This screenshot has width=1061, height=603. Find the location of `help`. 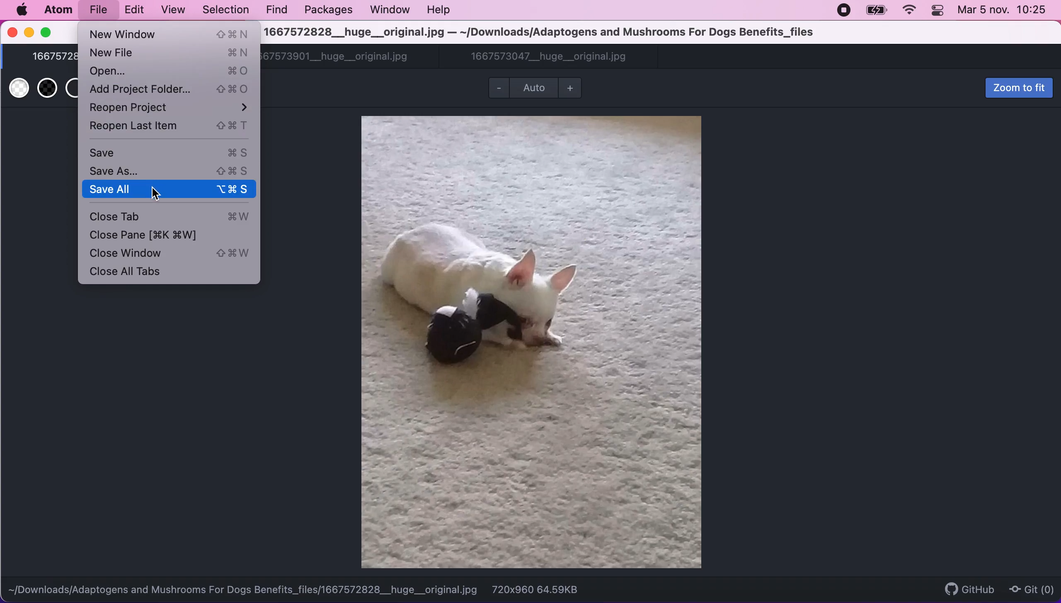

help is located at coordinates (440, 10).